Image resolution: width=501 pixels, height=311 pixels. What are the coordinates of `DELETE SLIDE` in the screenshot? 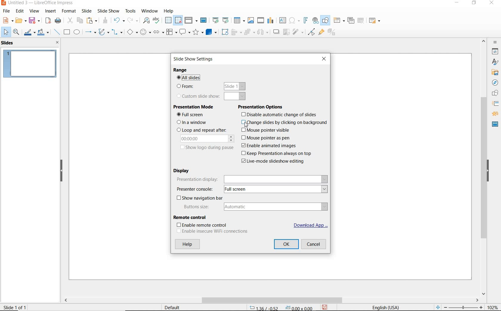 It's located at (360, 20).